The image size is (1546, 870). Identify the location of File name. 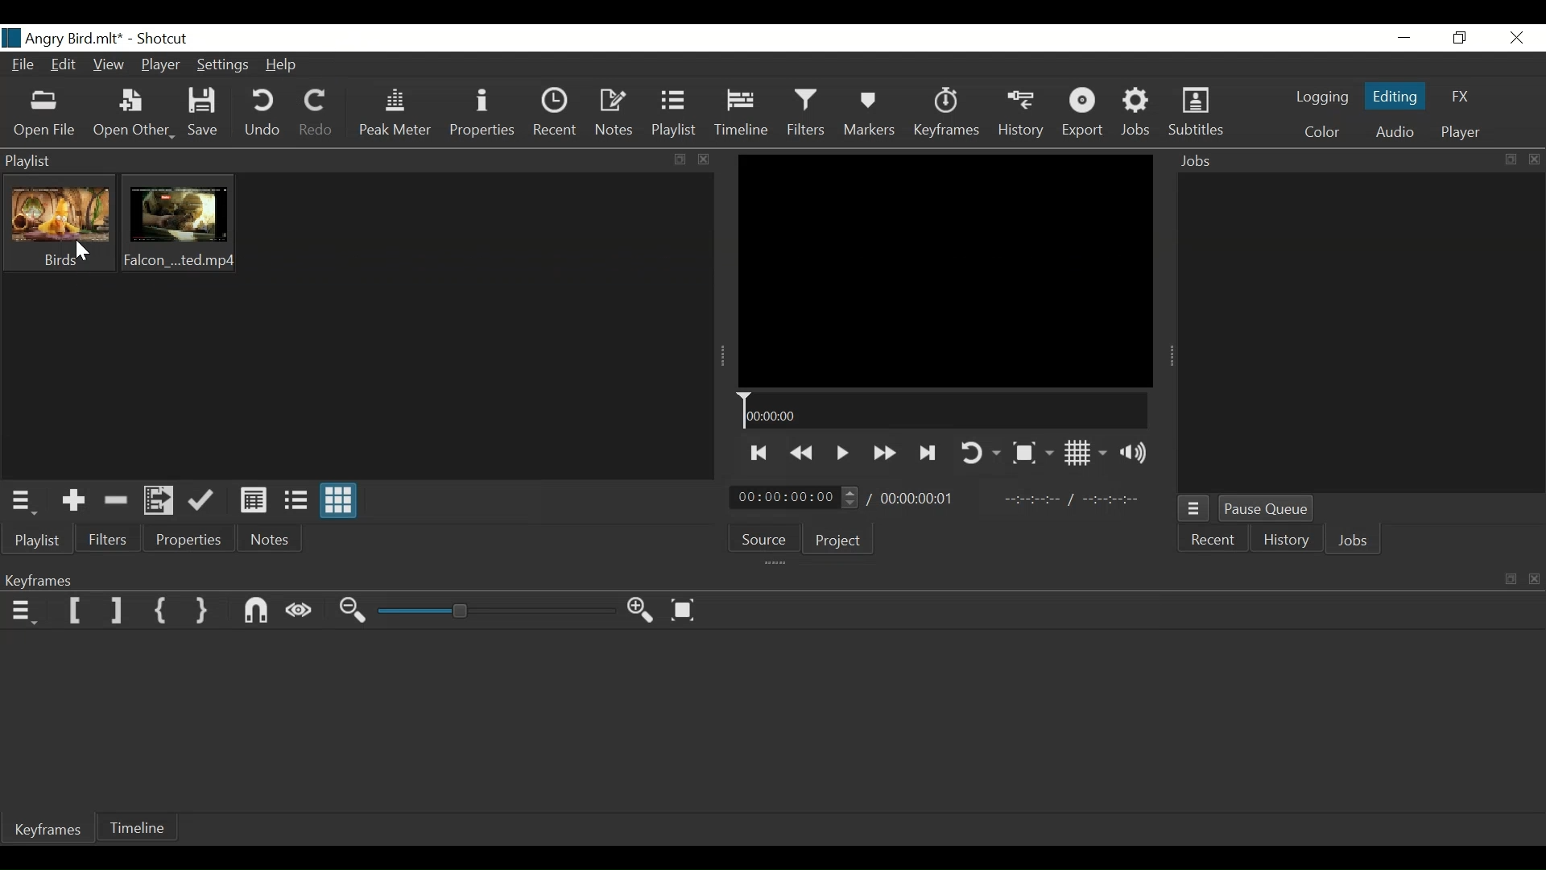
(62, 38).